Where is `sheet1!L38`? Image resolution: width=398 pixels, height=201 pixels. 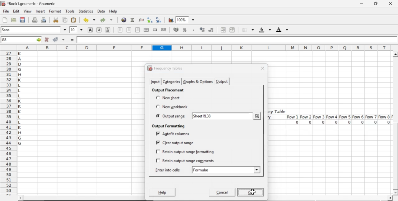
sheet1!L38 is located at coordinates (202, 116).